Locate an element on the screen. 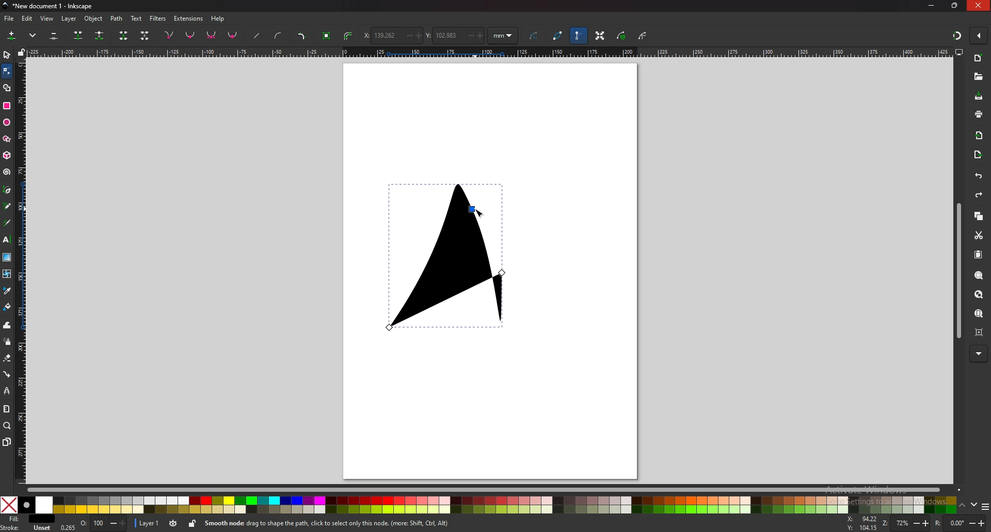  connector is located at coordinates (7, 374).